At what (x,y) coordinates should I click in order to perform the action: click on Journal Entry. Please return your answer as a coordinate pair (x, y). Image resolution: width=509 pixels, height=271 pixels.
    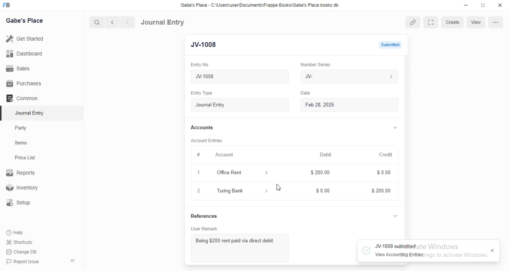
    Looking at the image, I should click on (240, 106).